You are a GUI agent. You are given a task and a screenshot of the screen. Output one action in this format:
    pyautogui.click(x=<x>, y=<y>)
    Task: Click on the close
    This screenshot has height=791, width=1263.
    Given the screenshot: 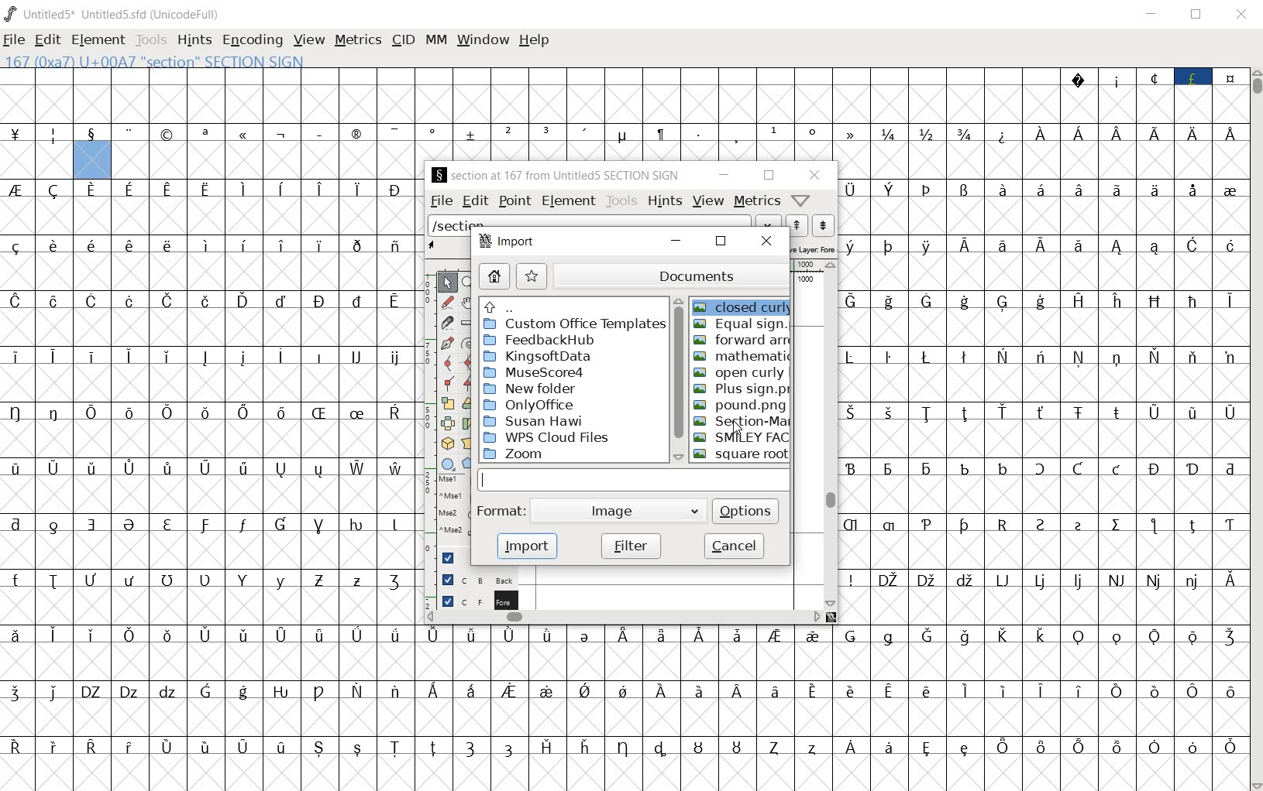 What is the action you would take?
    pyautogui.click(x=814, y=175)
    